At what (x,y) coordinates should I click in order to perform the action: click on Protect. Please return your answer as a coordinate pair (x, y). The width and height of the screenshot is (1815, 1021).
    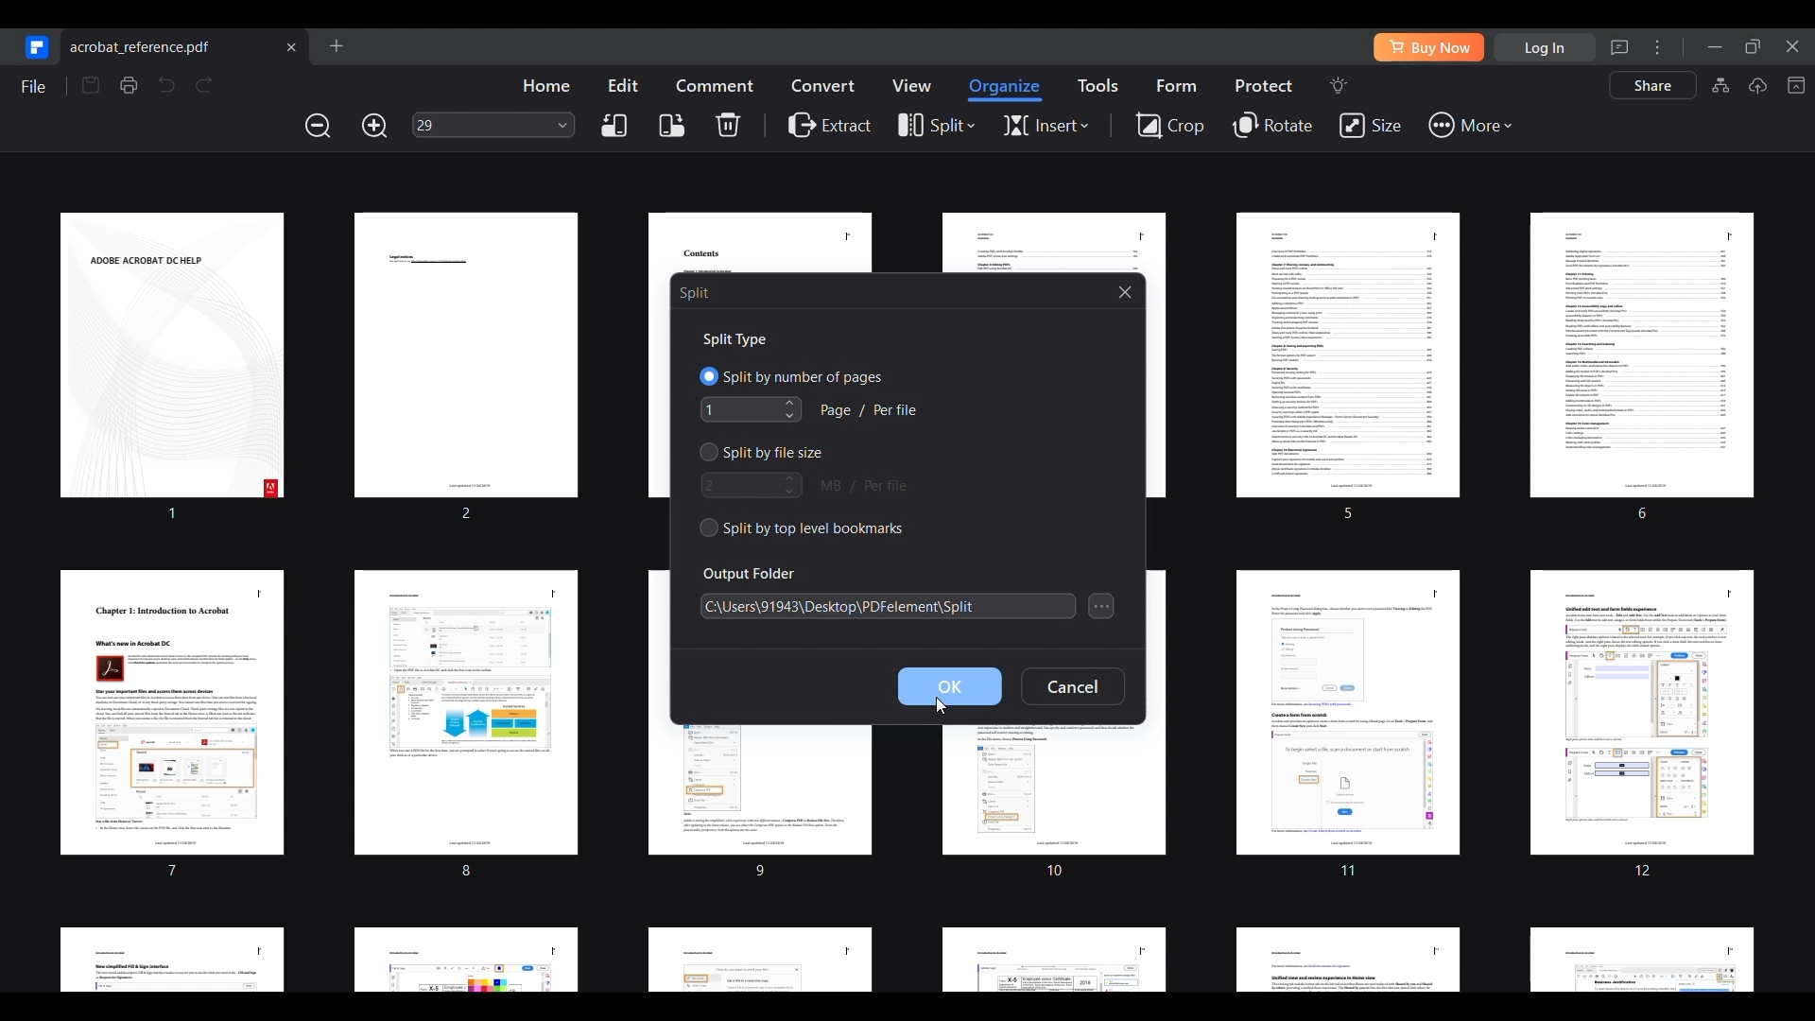
    Looking at the image, I should click on (1263, 85).